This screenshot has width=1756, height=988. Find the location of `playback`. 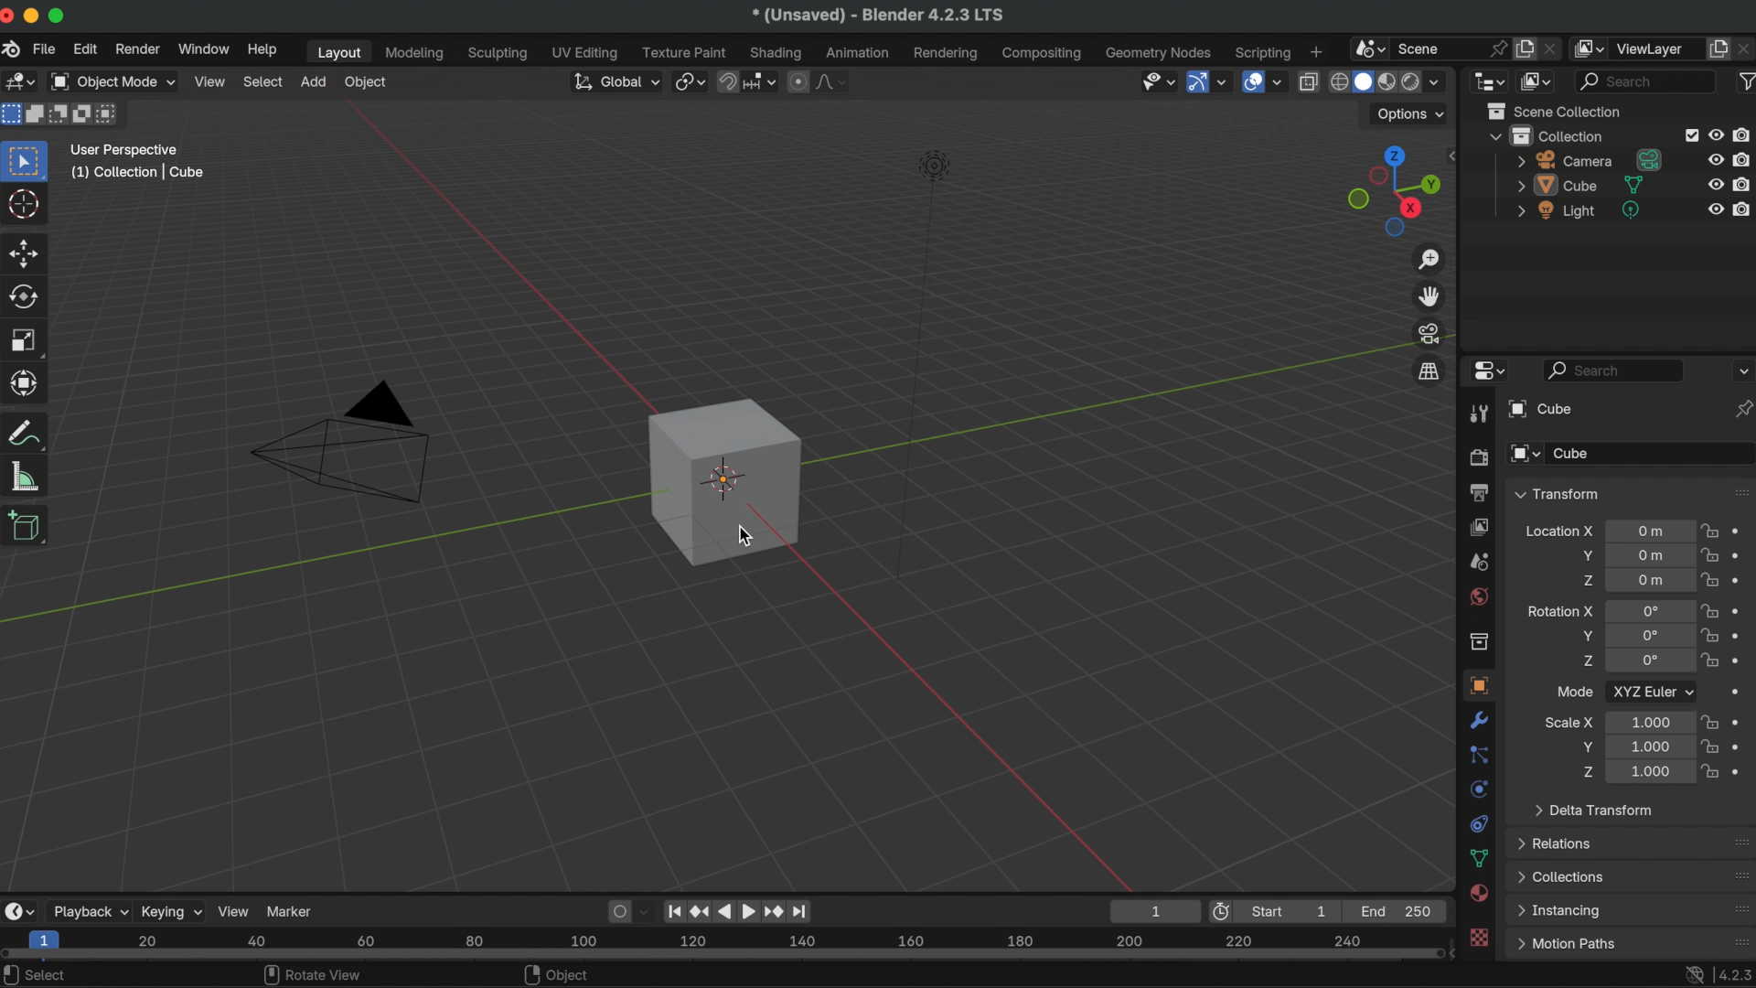

playback is located at coordinates (89, 911).